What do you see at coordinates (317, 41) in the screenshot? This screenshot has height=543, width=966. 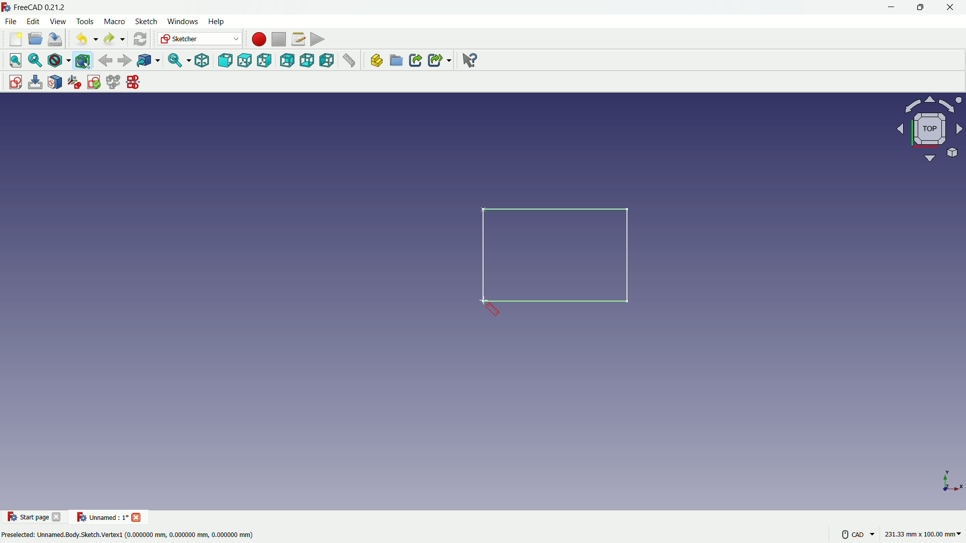 I see `execute macros` at bounding box center [317, 41].